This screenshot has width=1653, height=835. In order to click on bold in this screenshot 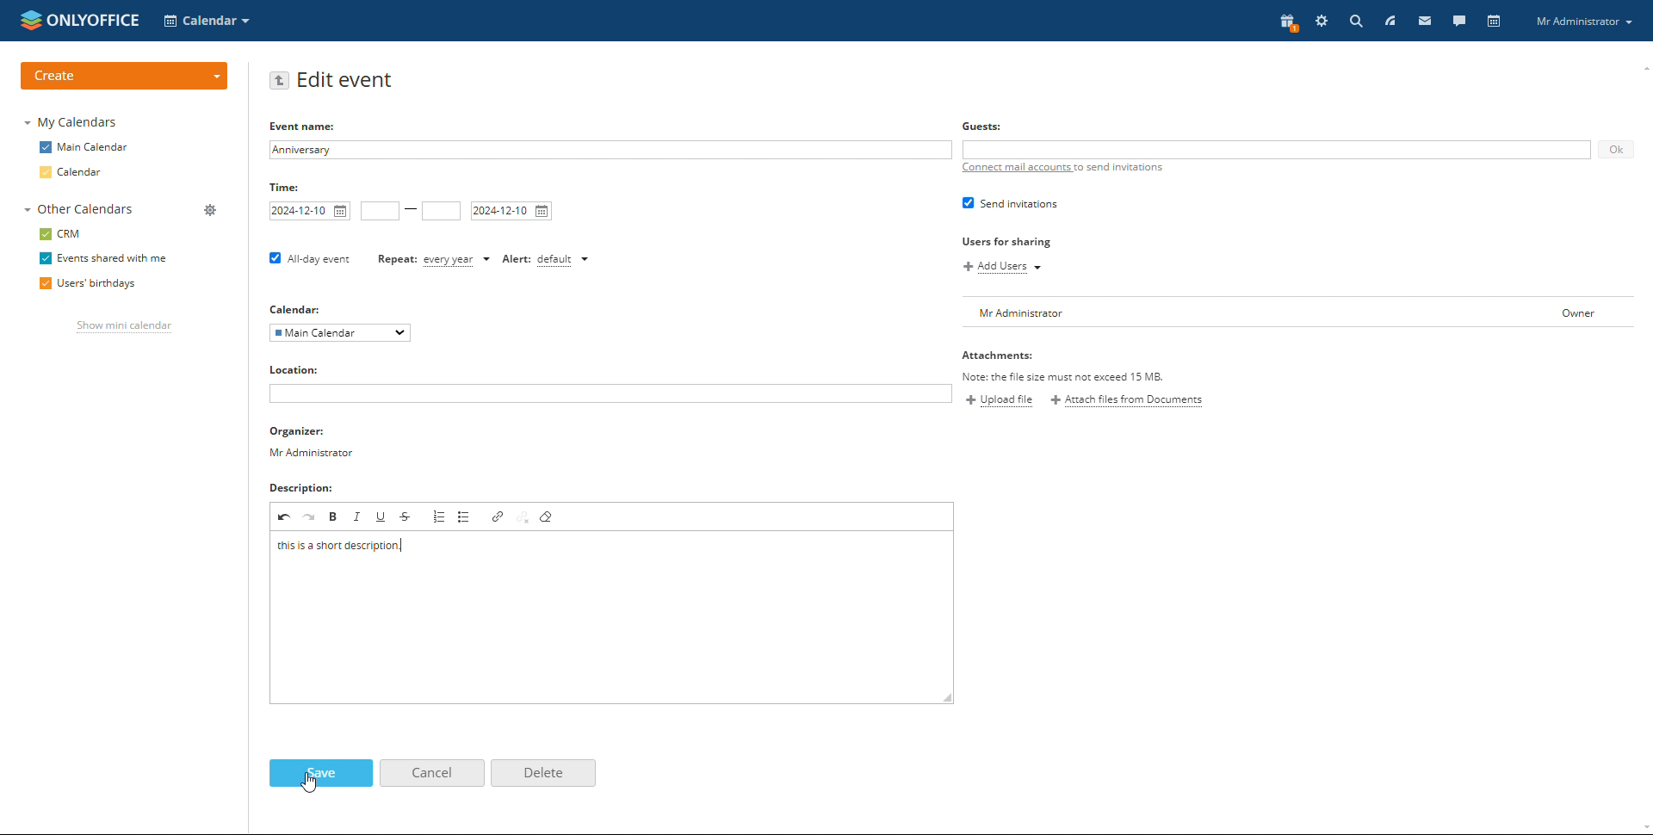, I will do `click(334, 516)`.